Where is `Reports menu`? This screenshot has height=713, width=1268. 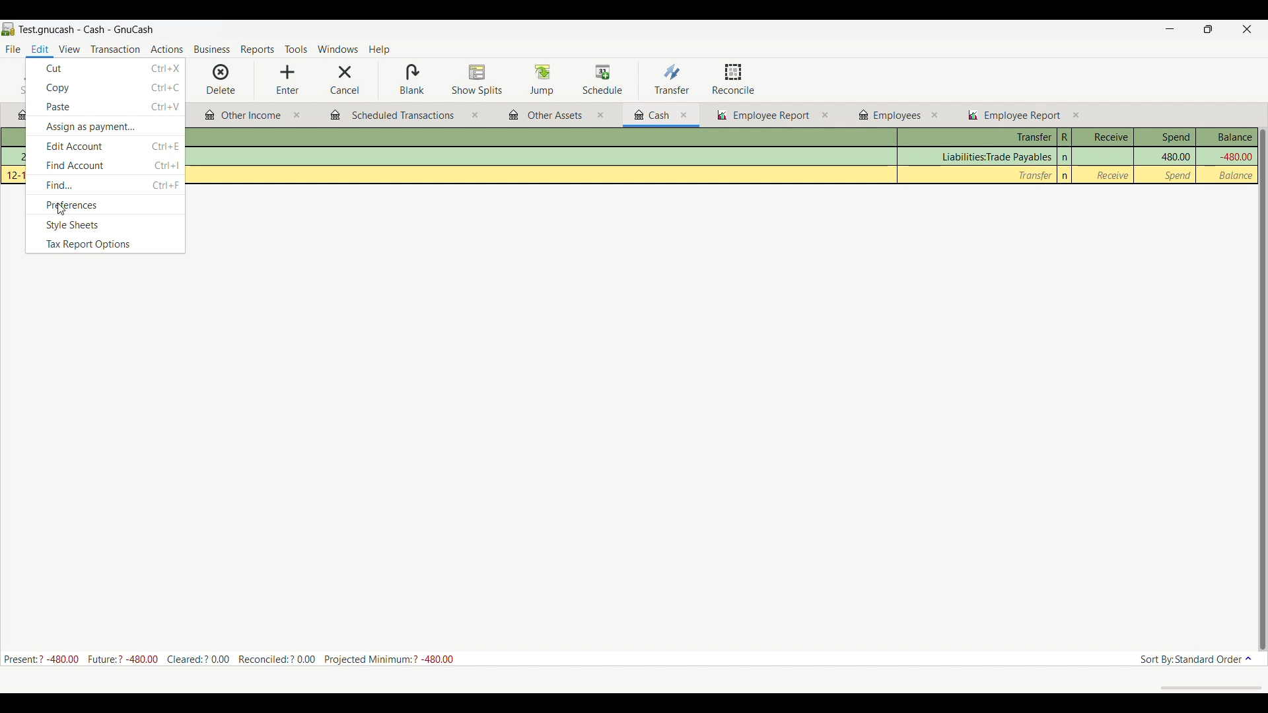 Reports menu is located at coordinates (258, 50).